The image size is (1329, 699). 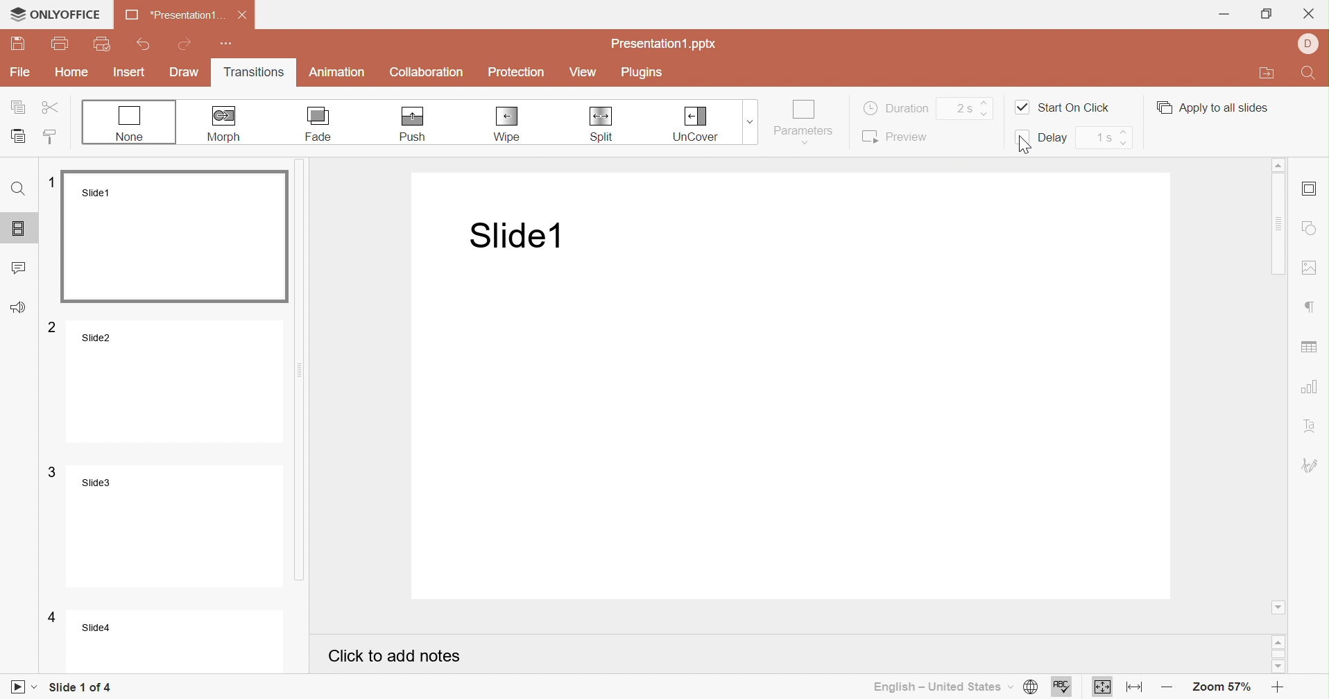 I want to click on File, so click(x=20, y=73).